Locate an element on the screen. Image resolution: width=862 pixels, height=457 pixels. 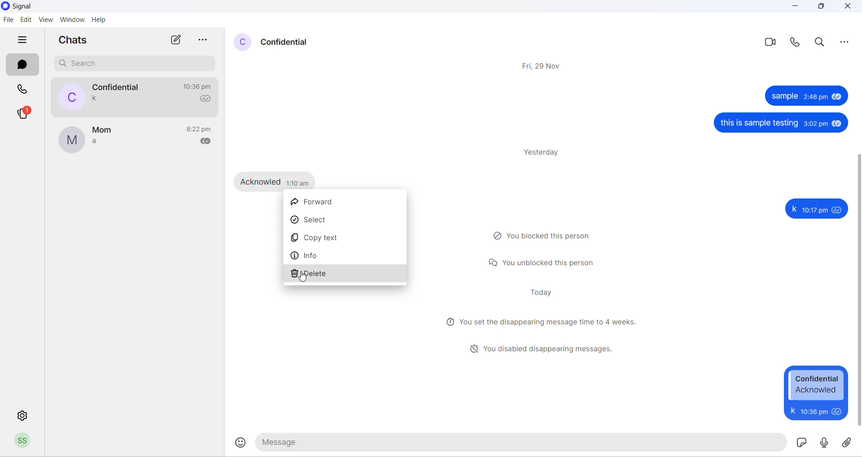
minimize is located at coordinates (795, 8).